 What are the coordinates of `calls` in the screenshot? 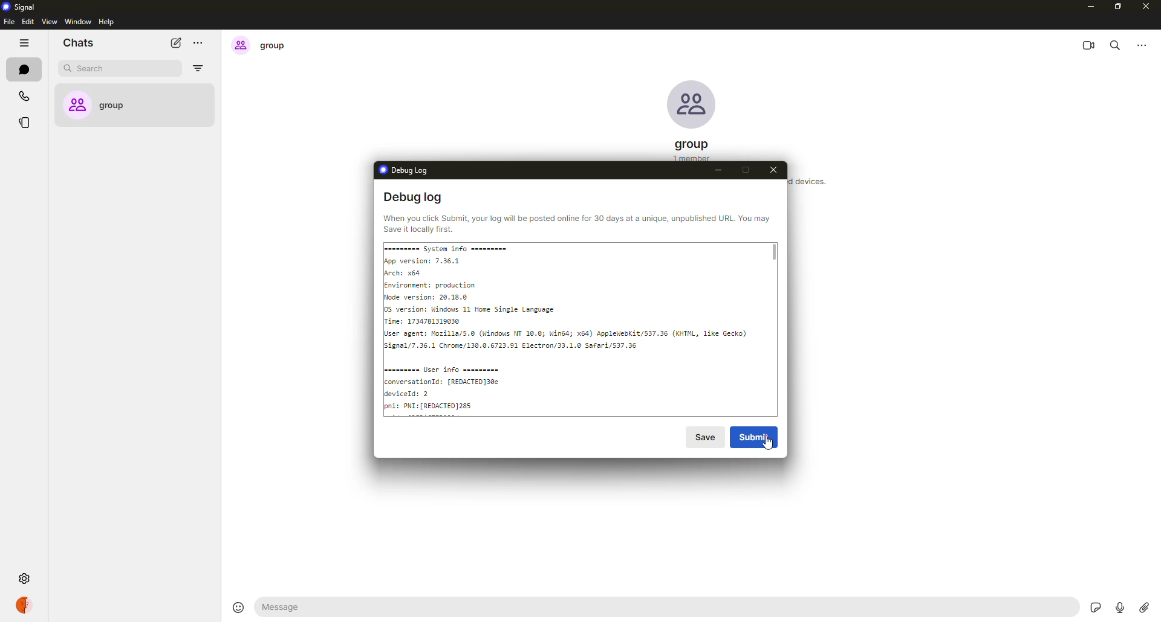 It's located at (22, 95).